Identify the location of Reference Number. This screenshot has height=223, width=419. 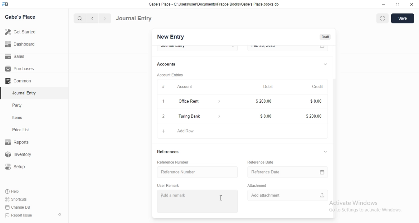
(177, 162).